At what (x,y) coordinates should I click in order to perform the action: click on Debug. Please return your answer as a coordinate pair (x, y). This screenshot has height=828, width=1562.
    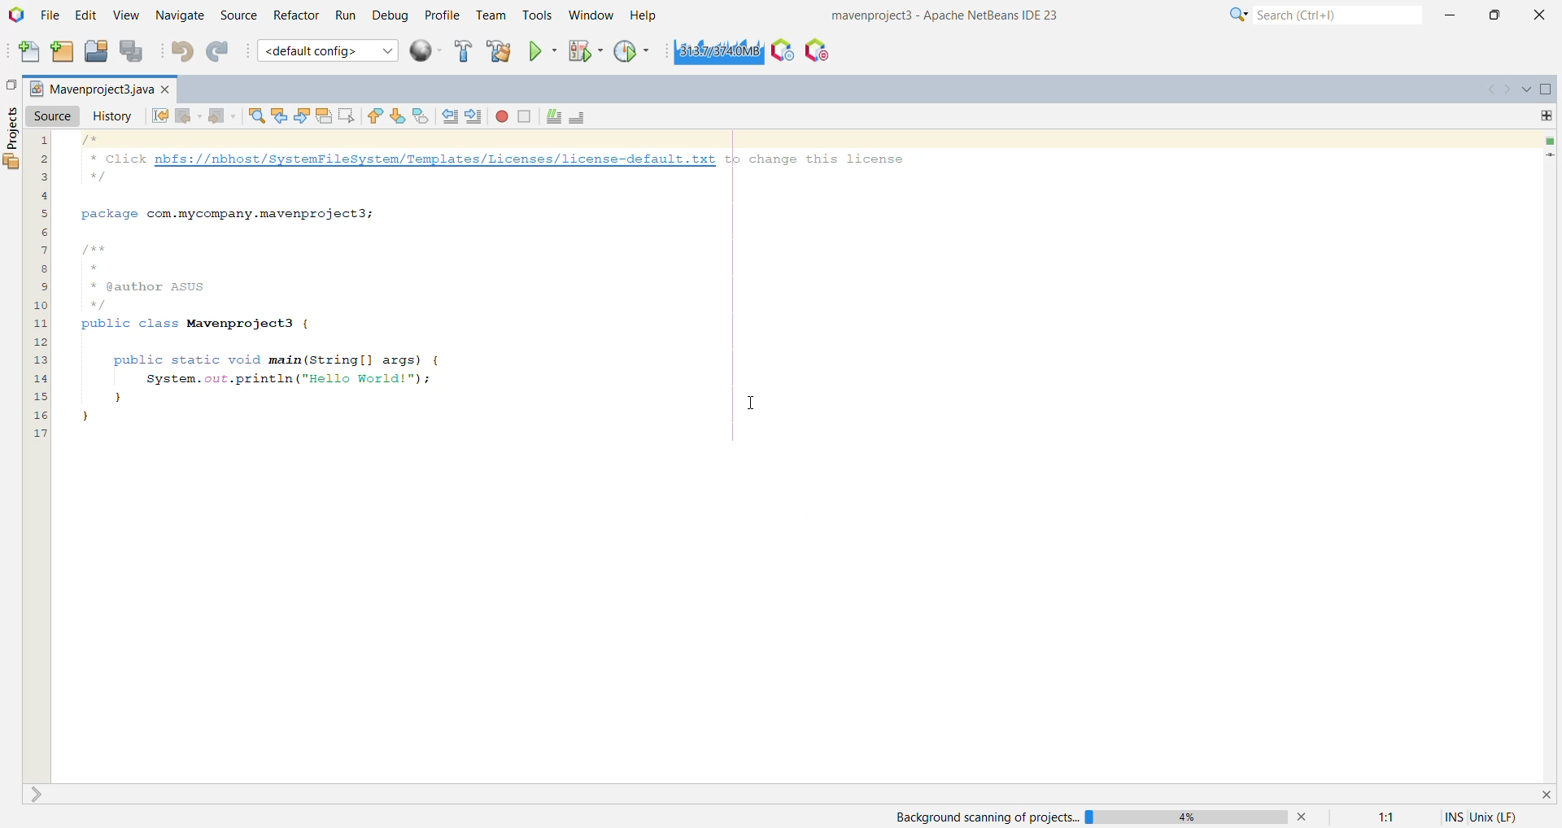
    Looking at the image, I should click on (390, 16).